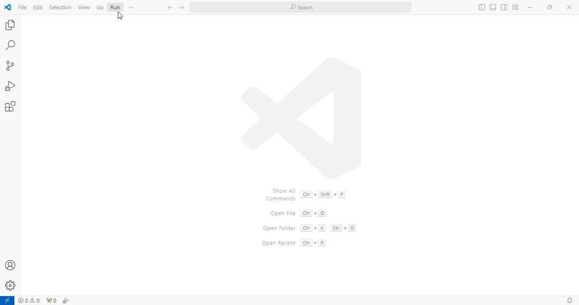 The image size is (579, 305). What do you see at coordinates (323, 194) in the screenshot?
I see `ctrl+shift+P` at bounding box center [323, 194].